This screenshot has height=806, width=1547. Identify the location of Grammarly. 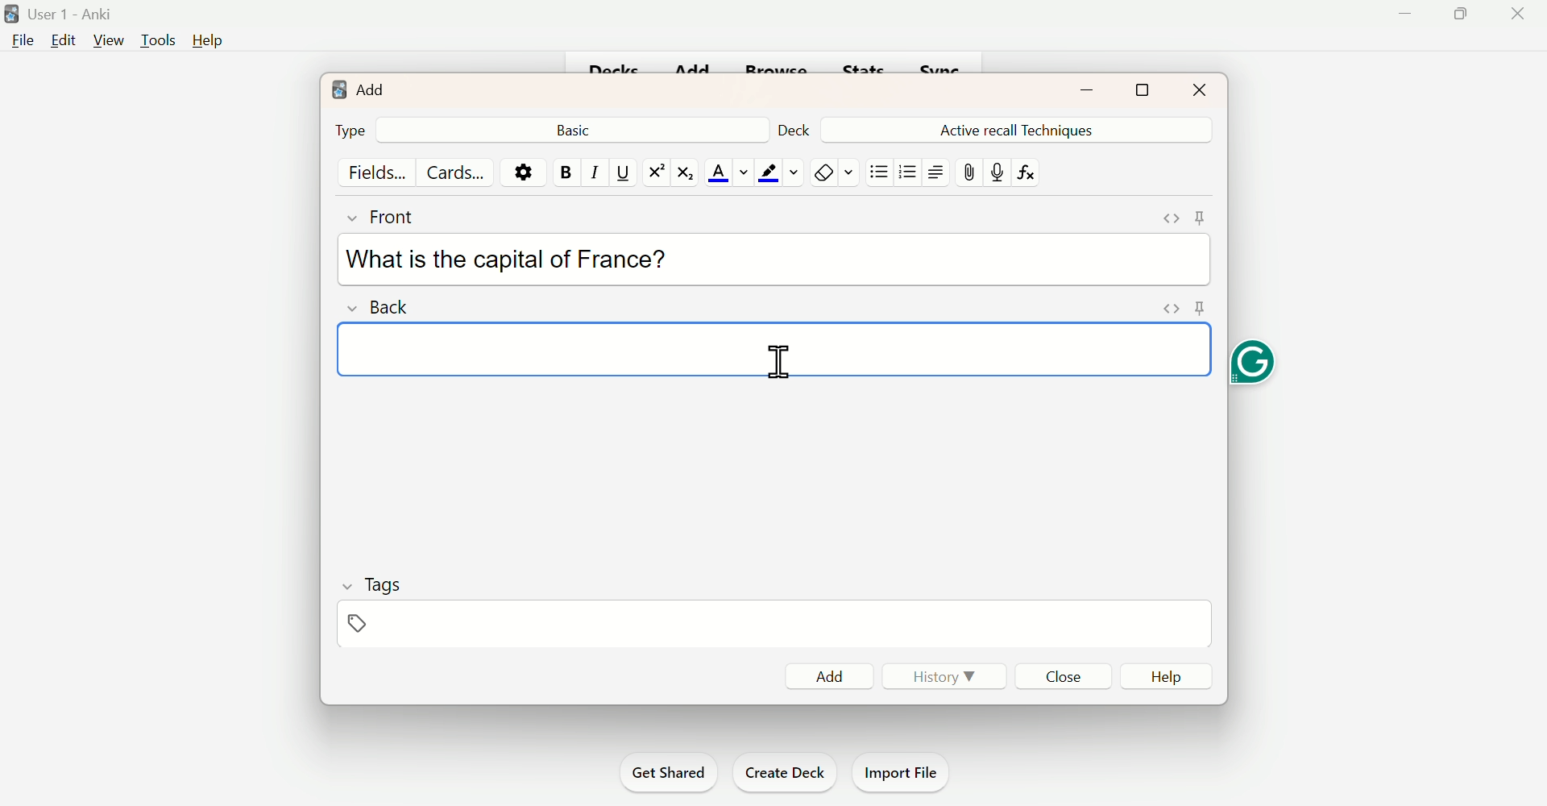
(1257, 367).